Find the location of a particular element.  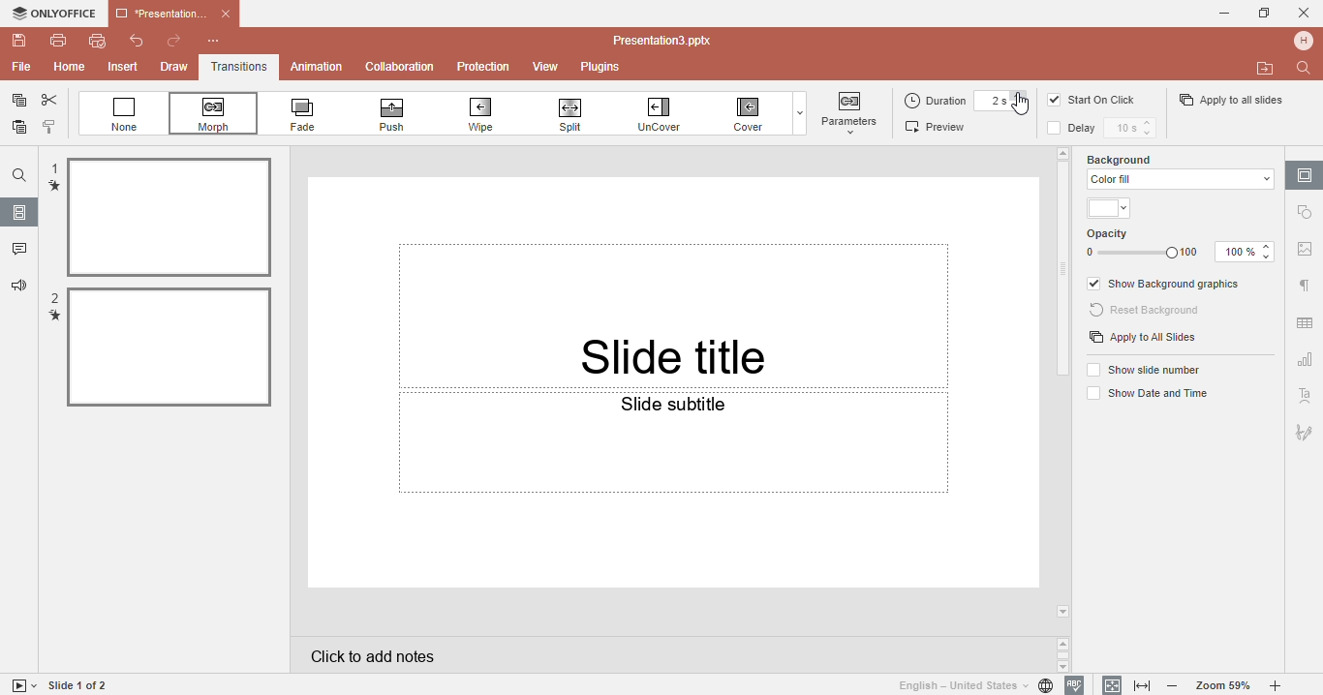

Text art setting is located at coordinates (1305, 395).